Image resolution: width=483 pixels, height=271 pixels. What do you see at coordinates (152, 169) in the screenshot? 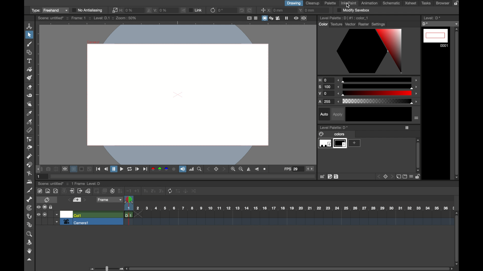
I see `red` at bounding box center [152, 169].